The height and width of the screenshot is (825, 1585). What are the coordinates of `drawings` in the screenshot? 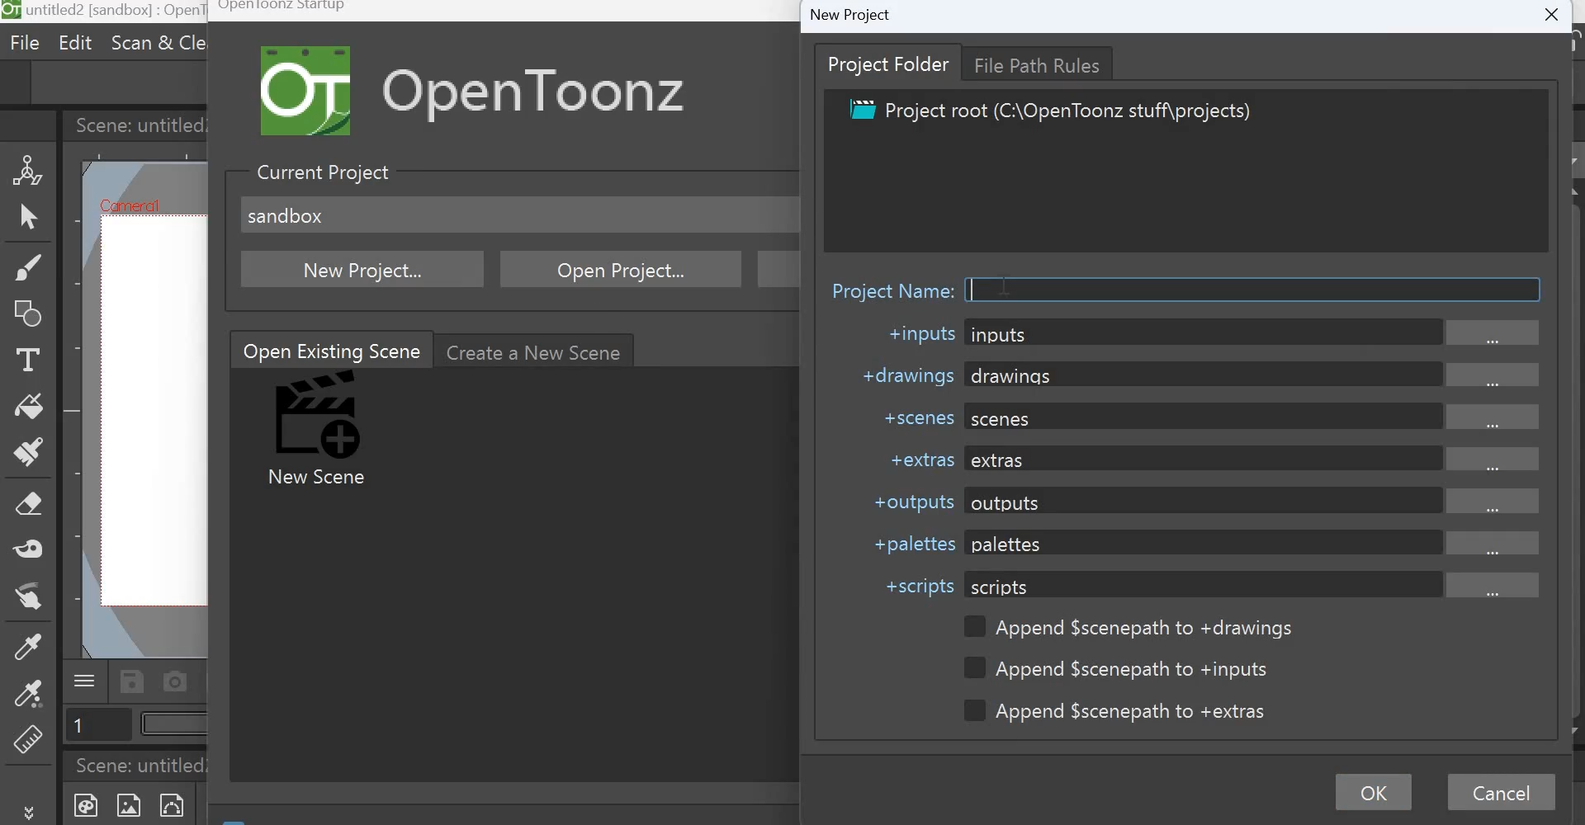 It's located at (1257, 374).